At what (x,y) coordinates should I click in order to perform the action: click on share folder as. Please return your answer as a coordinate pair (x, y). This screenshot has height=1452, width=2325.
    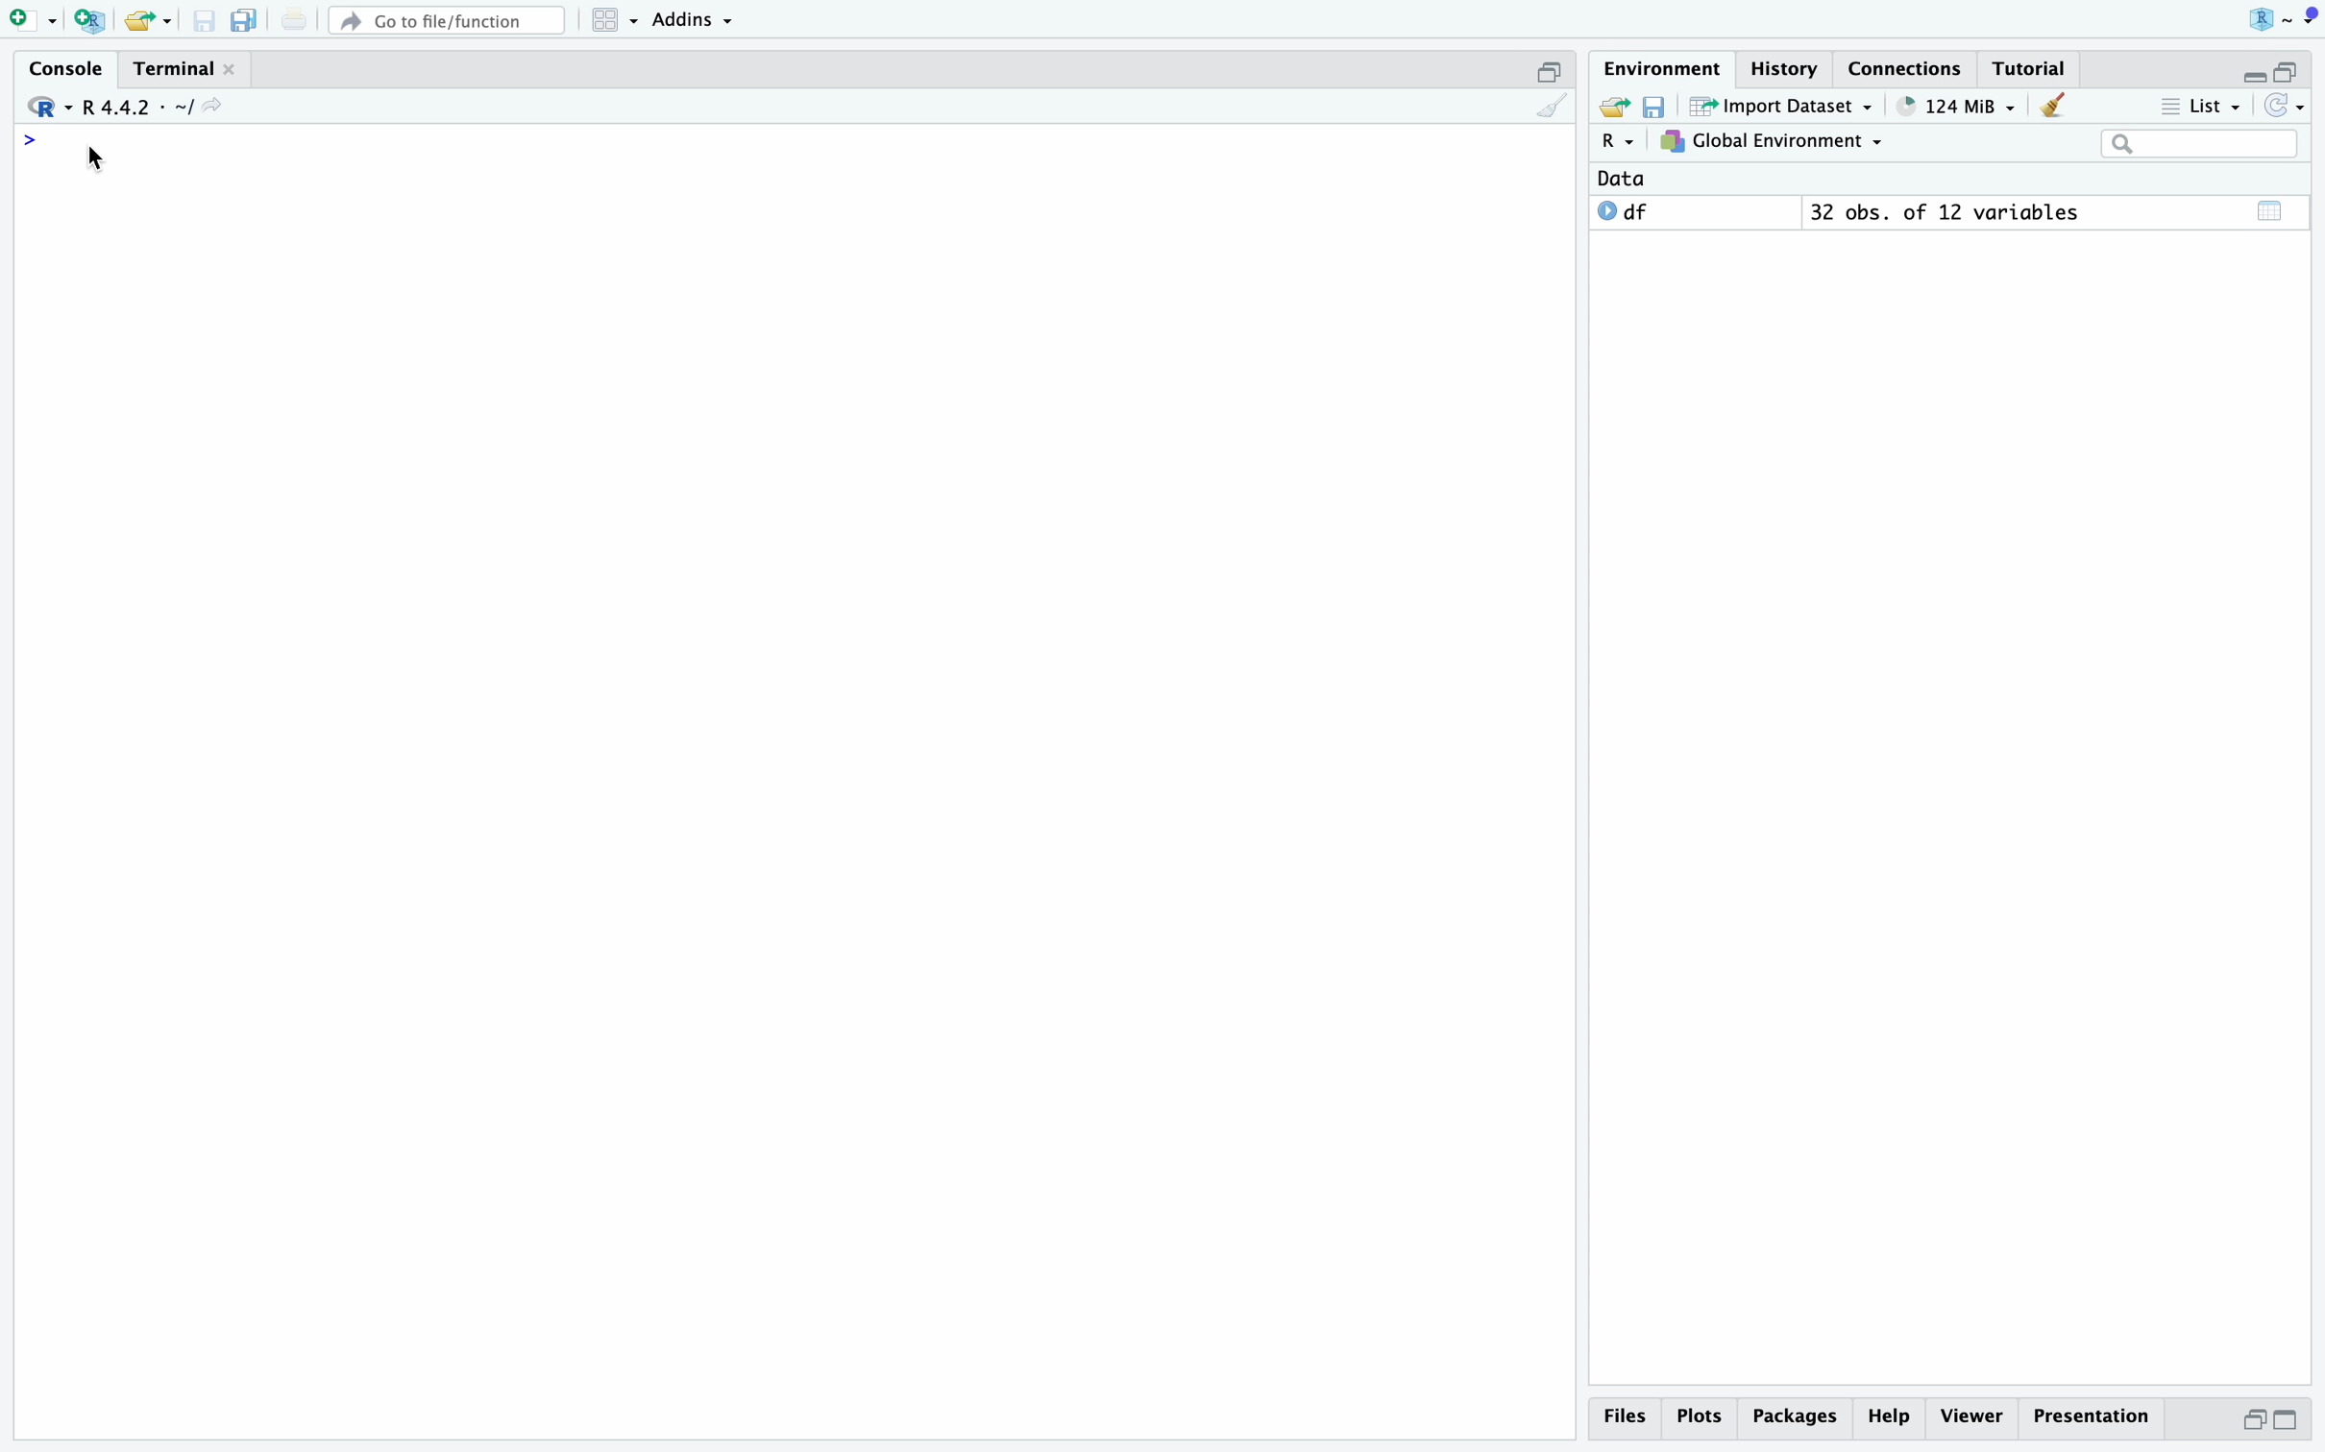
    Looking at the image, I should click on (149, 21).